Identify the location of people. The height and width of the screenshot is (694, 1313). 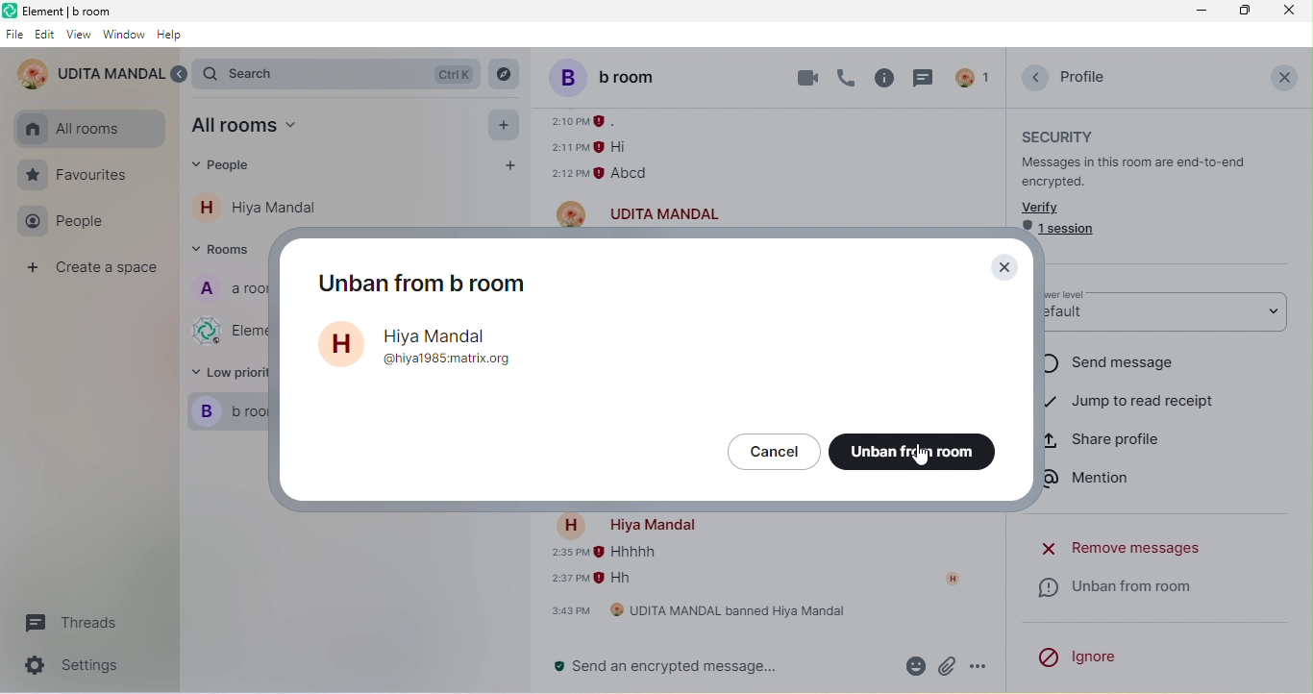
(230, 167).